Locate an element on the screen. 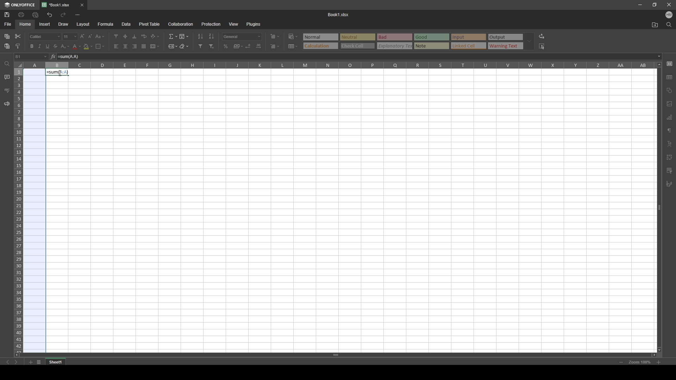 The height and width of the screenshot is (380, 676). align middle is located at coordinates (125, 36).